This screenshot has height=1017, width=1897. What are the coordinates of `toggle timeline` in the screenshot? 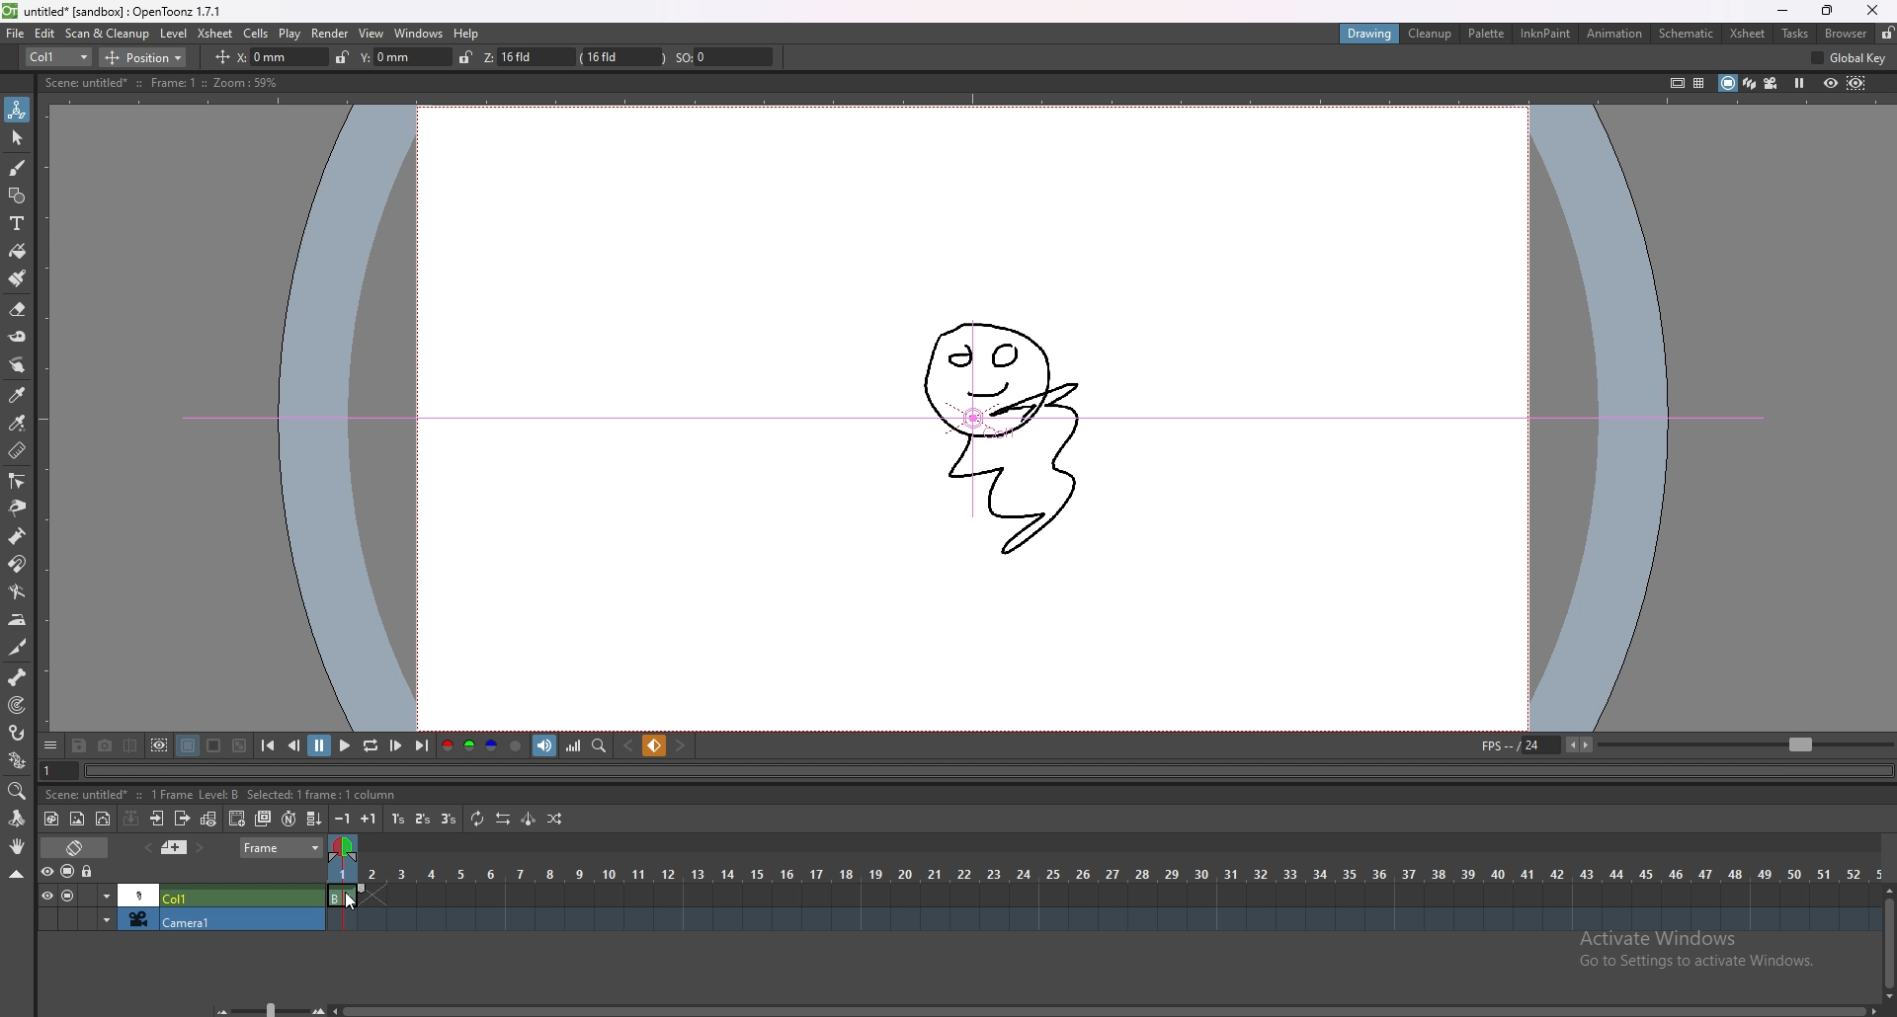 It's located at (74, 847).